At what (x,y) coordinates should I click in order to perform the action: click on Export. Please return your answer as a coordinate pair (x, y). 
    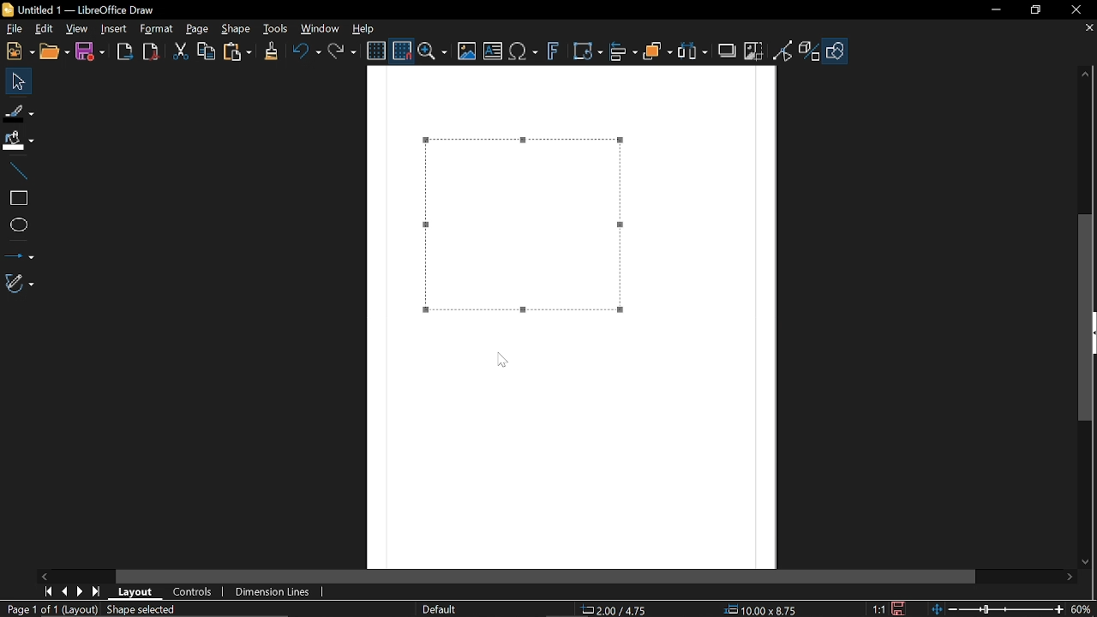
    Looking at the image, I should click on (125, 53).